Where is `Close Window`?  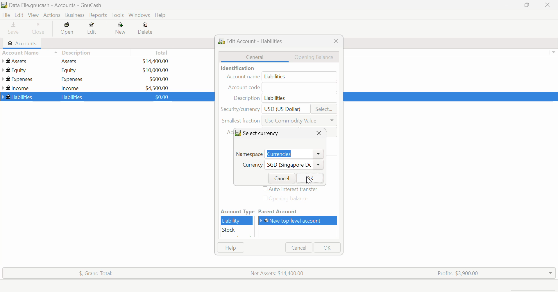
Close Window is located at coordinates (549, 5).